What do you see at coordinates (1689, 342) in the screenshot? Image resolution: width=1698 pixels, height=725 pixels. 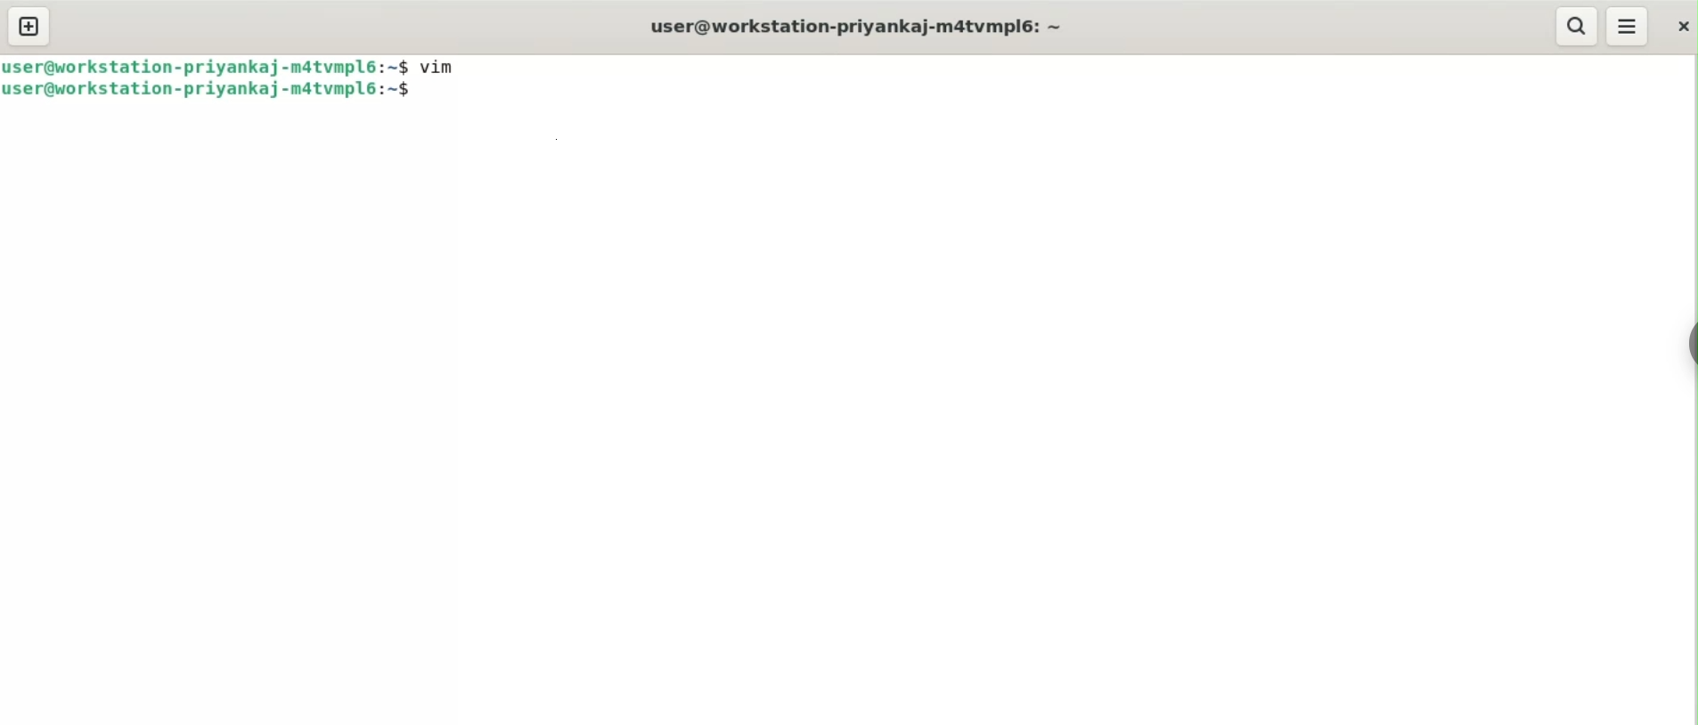 I see `sidebar` at bounding box center [1689, 342].